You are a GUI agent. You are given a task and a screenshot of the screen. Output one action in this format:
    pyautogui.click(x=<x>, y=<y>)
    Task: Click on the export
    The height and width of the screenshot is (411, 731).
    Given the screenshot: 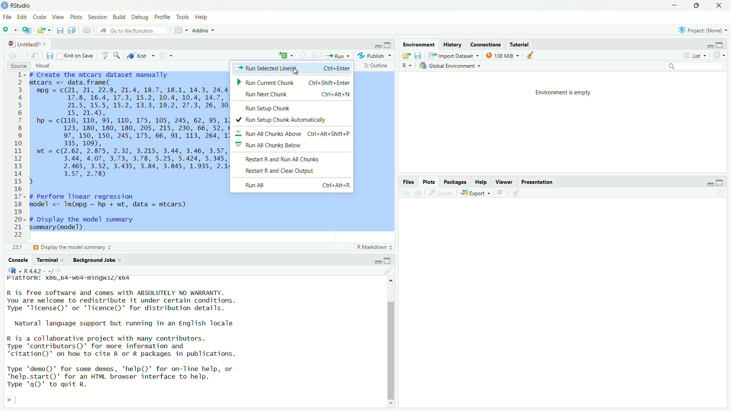 What is the action you would take?
    pyautogui.click(x=476, y=193)
    